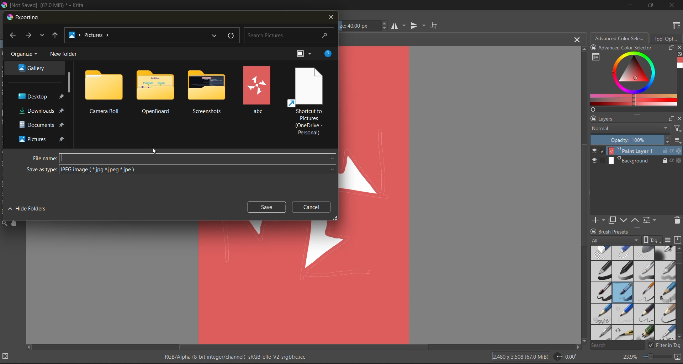 The image size is (683, 364). Describe the element at coordinates (618, 346) in the screenshot. I see `search` at that location.